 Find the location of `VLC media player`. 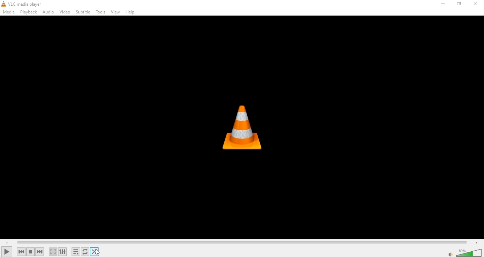

VLC media player is located at coordinates (22, 4).